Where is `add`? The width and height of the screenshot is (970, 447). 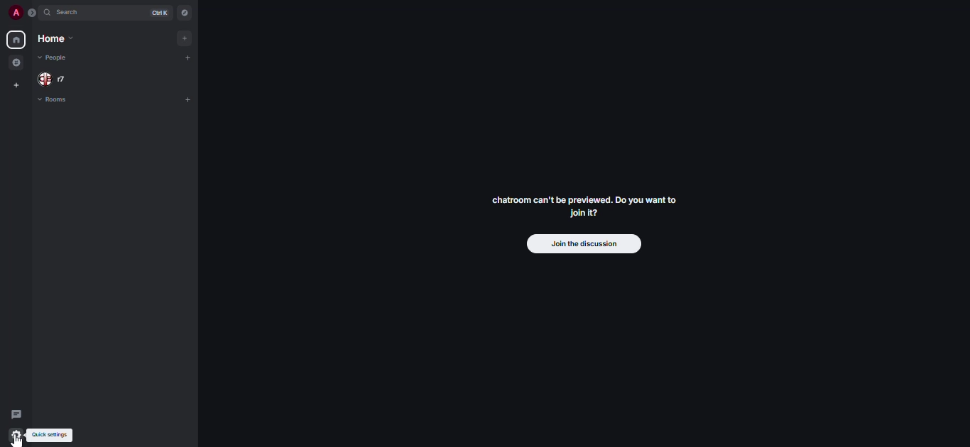
add is located at coordinates (190, 59).